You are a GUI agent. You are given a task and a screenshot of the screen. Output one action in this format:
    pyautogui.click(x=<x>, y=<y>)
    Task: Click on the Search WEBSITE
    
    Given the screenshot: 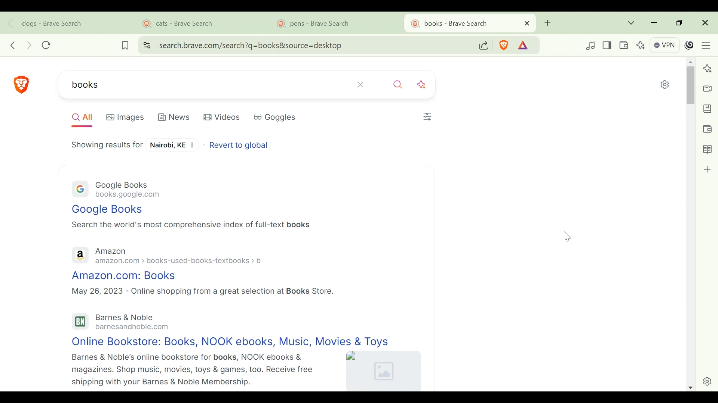 What is the action you would take?
    pyautogui.click(x=217, y=85)
    